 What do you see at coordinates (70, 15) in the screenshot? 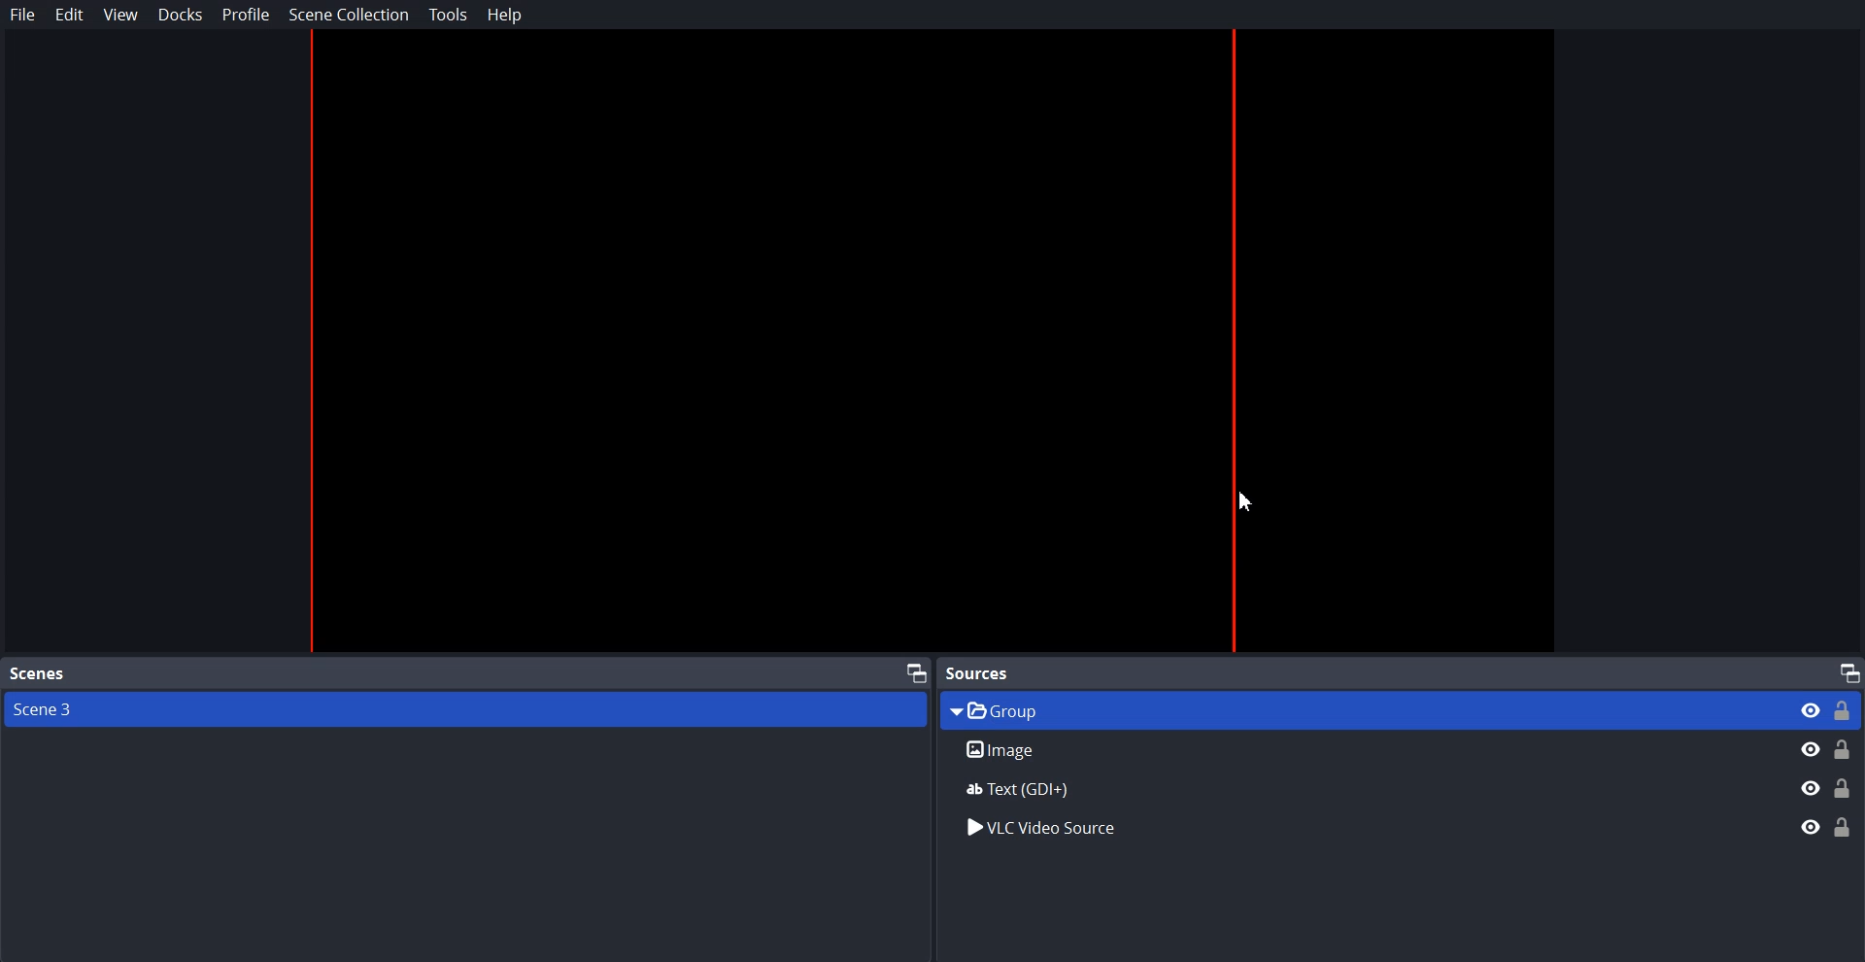
I see `Edit` at bounding box center [70, 15].